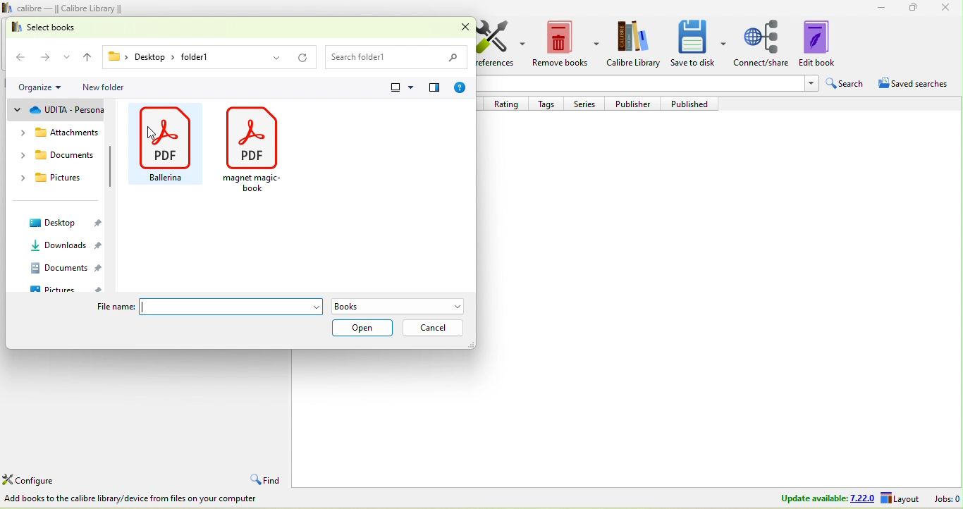 This screenshot has height=509, width=963. I want to click on search folder 1, so click(400, 56).